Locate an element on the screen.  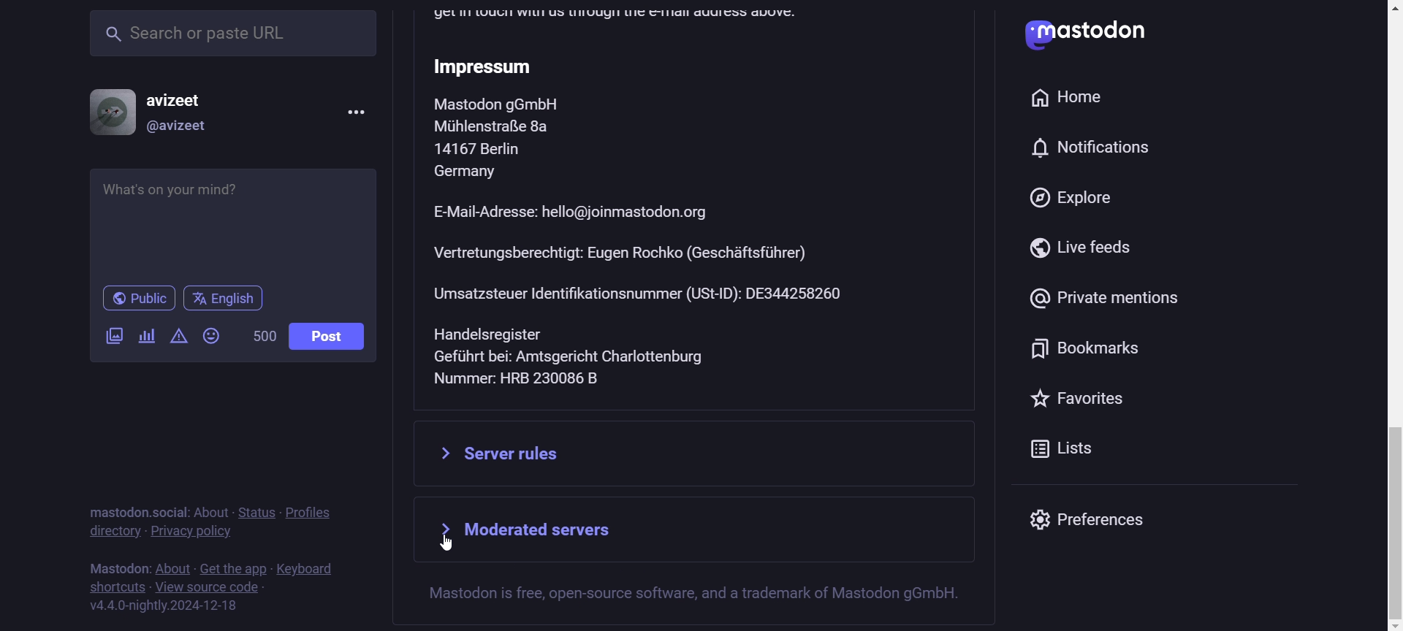
explore is located at coordinates (1064, 199).